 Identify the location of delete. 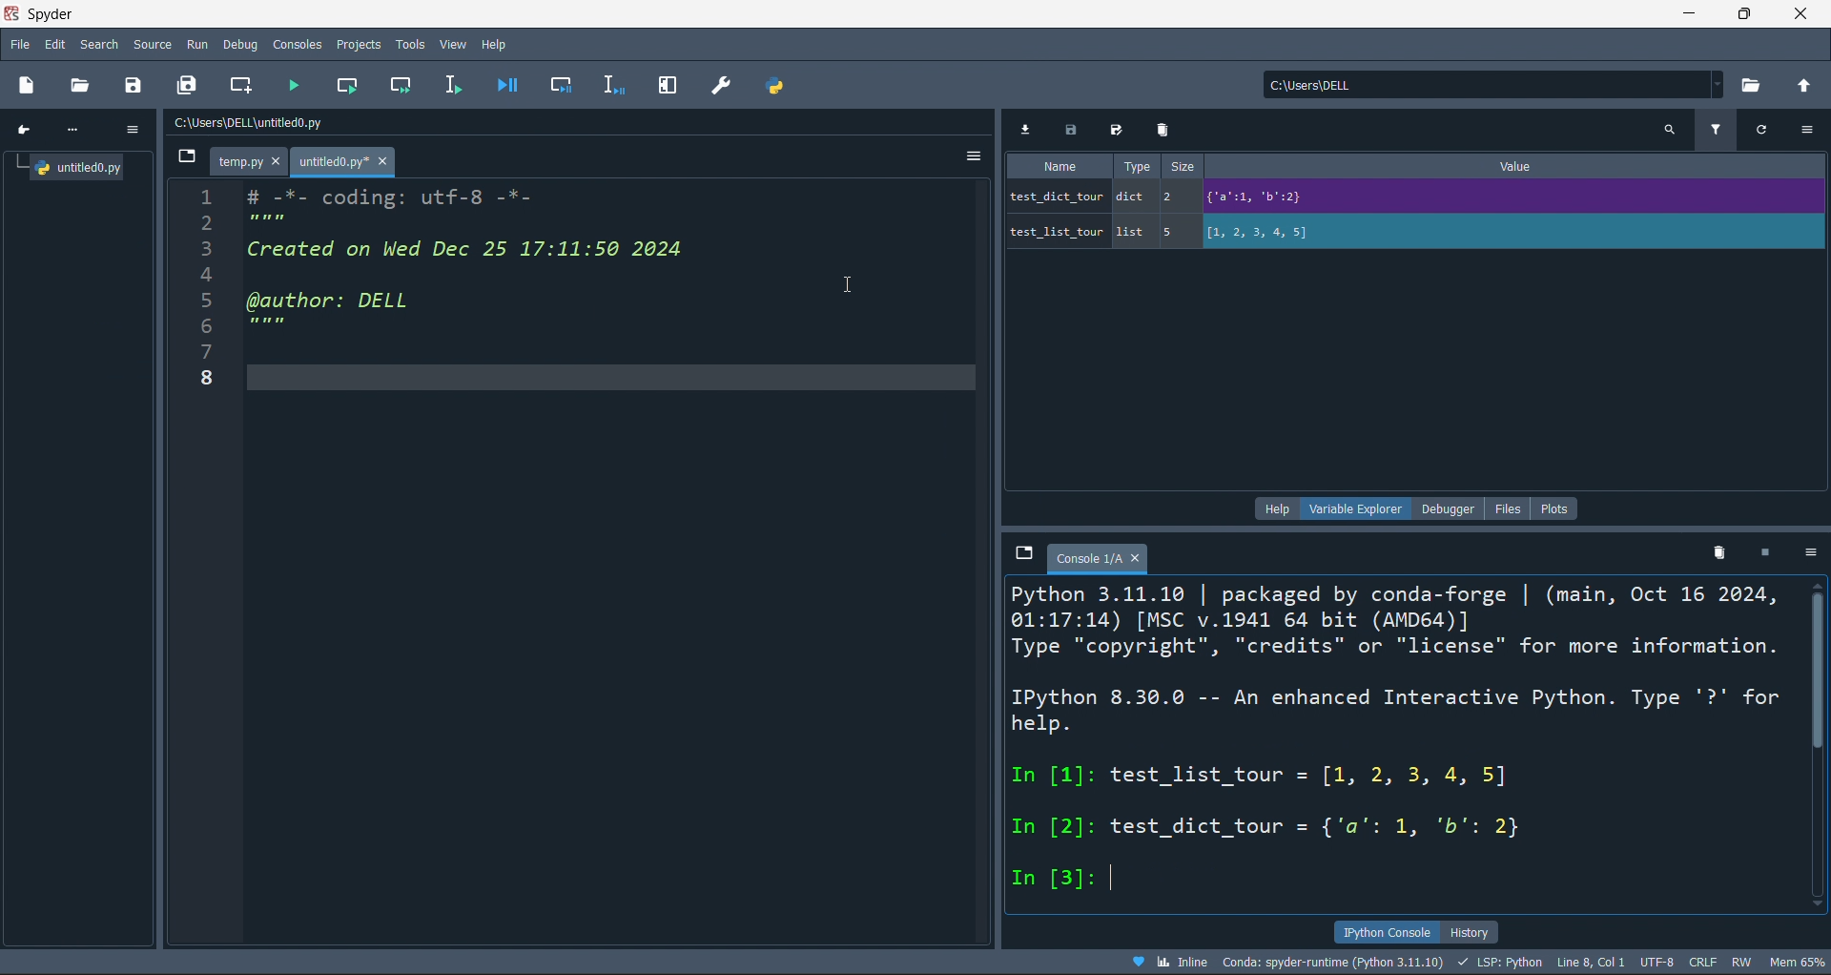
(1717, 553).